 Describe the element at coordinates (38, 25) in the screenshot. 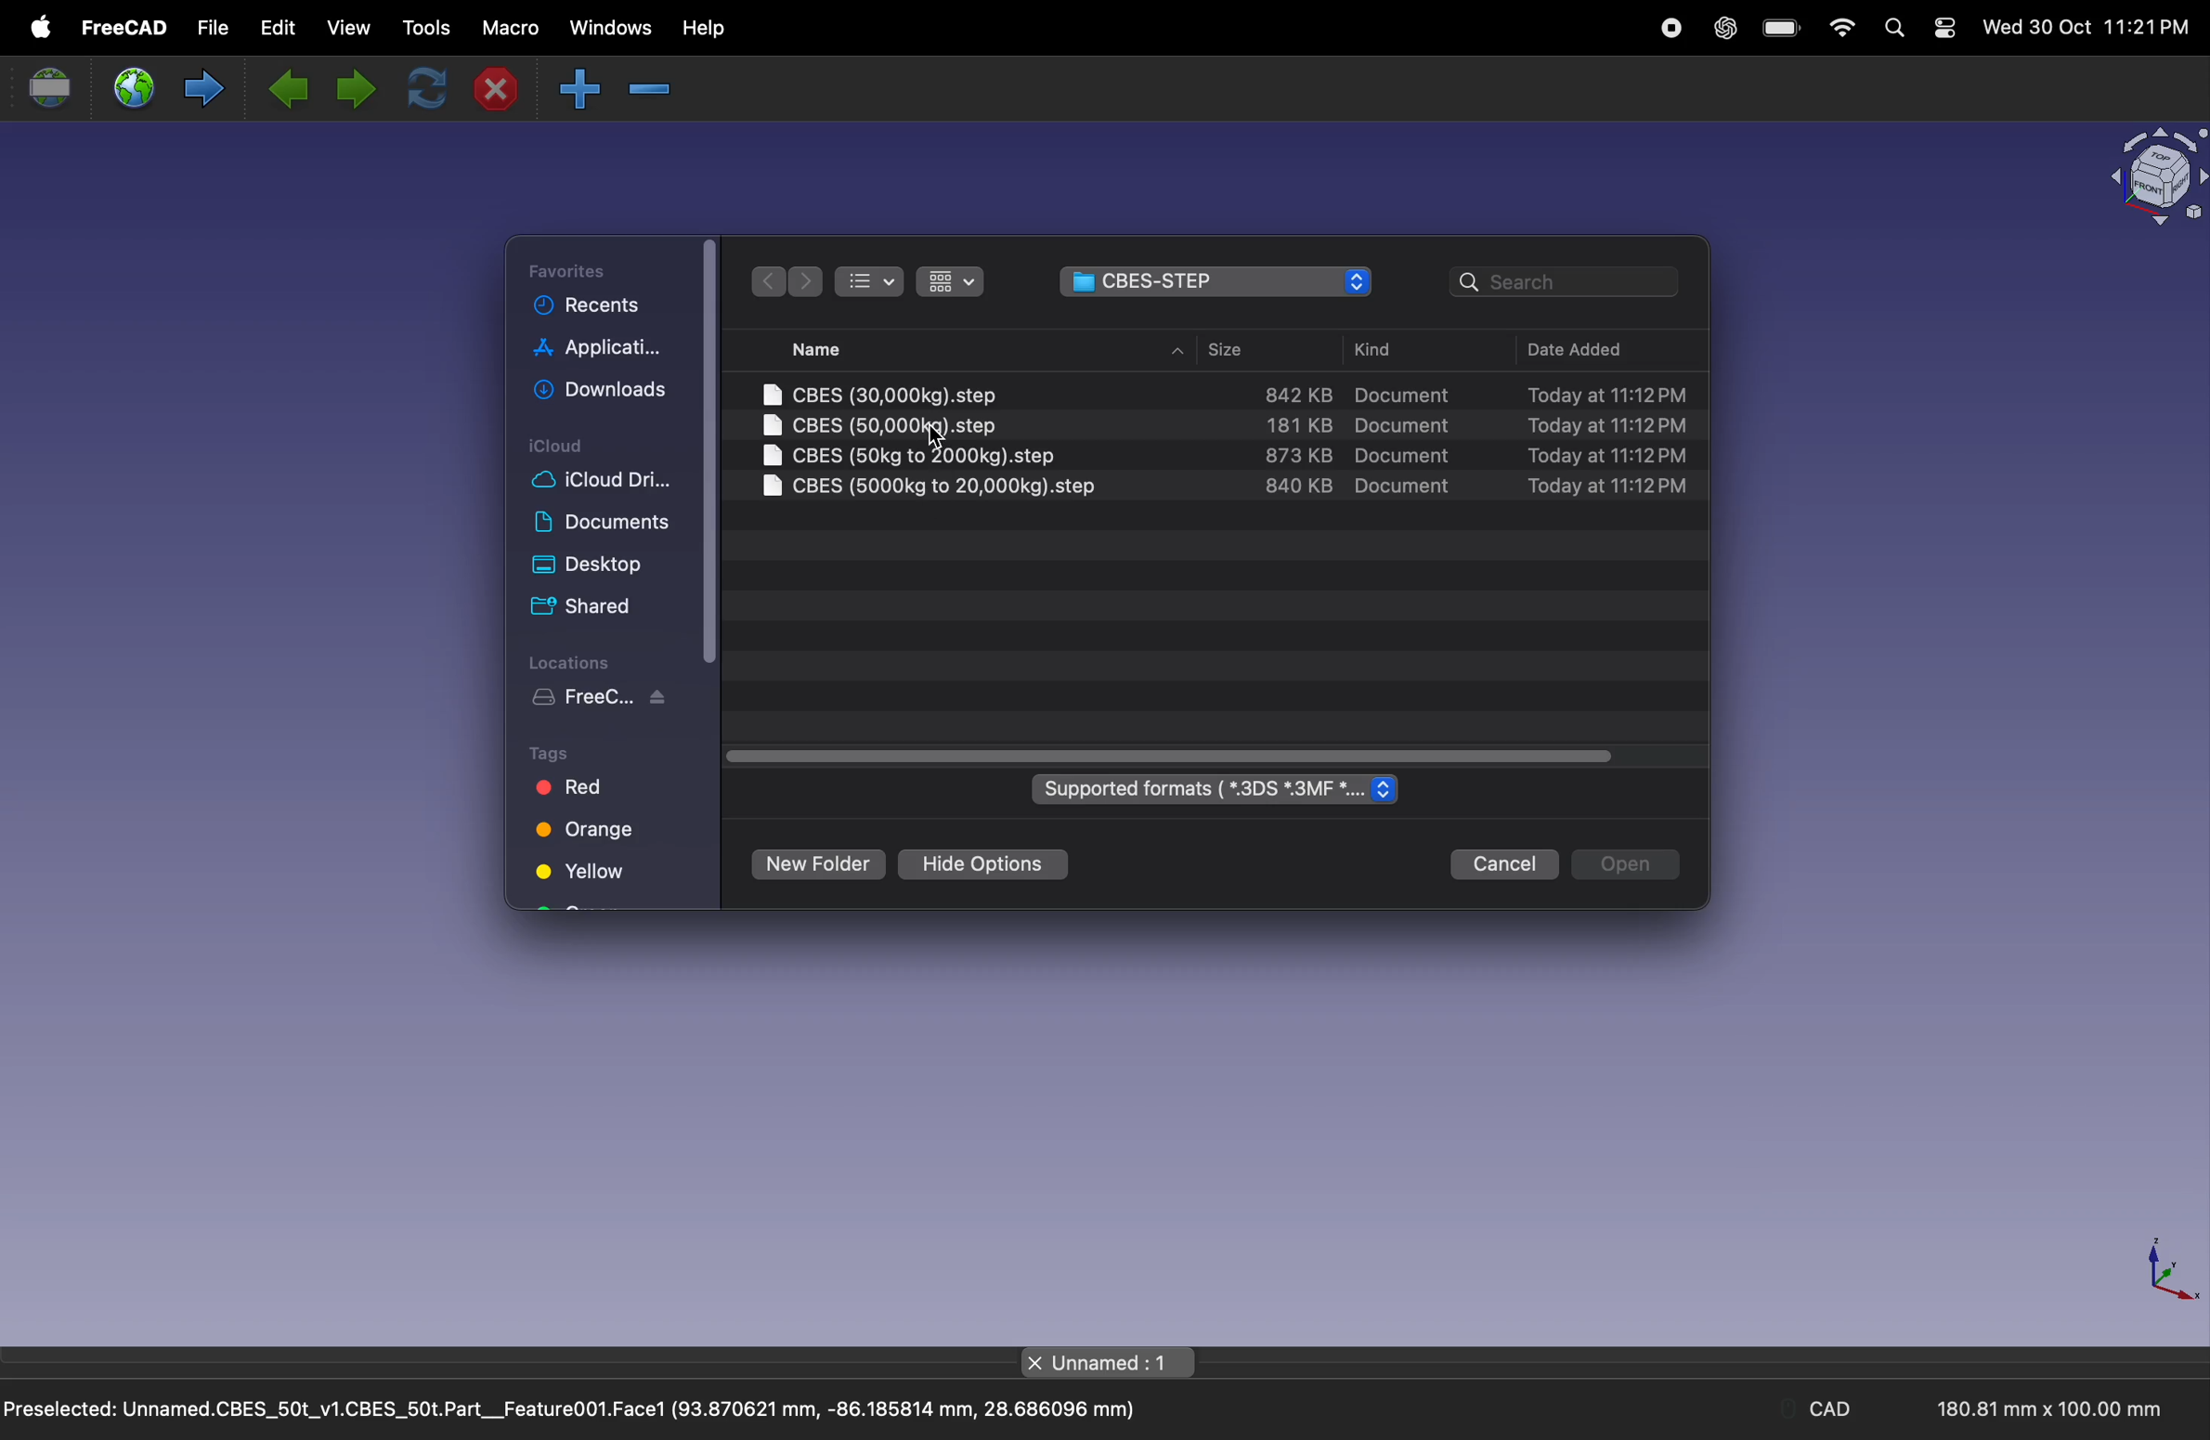

I see `apple menu` at that location.